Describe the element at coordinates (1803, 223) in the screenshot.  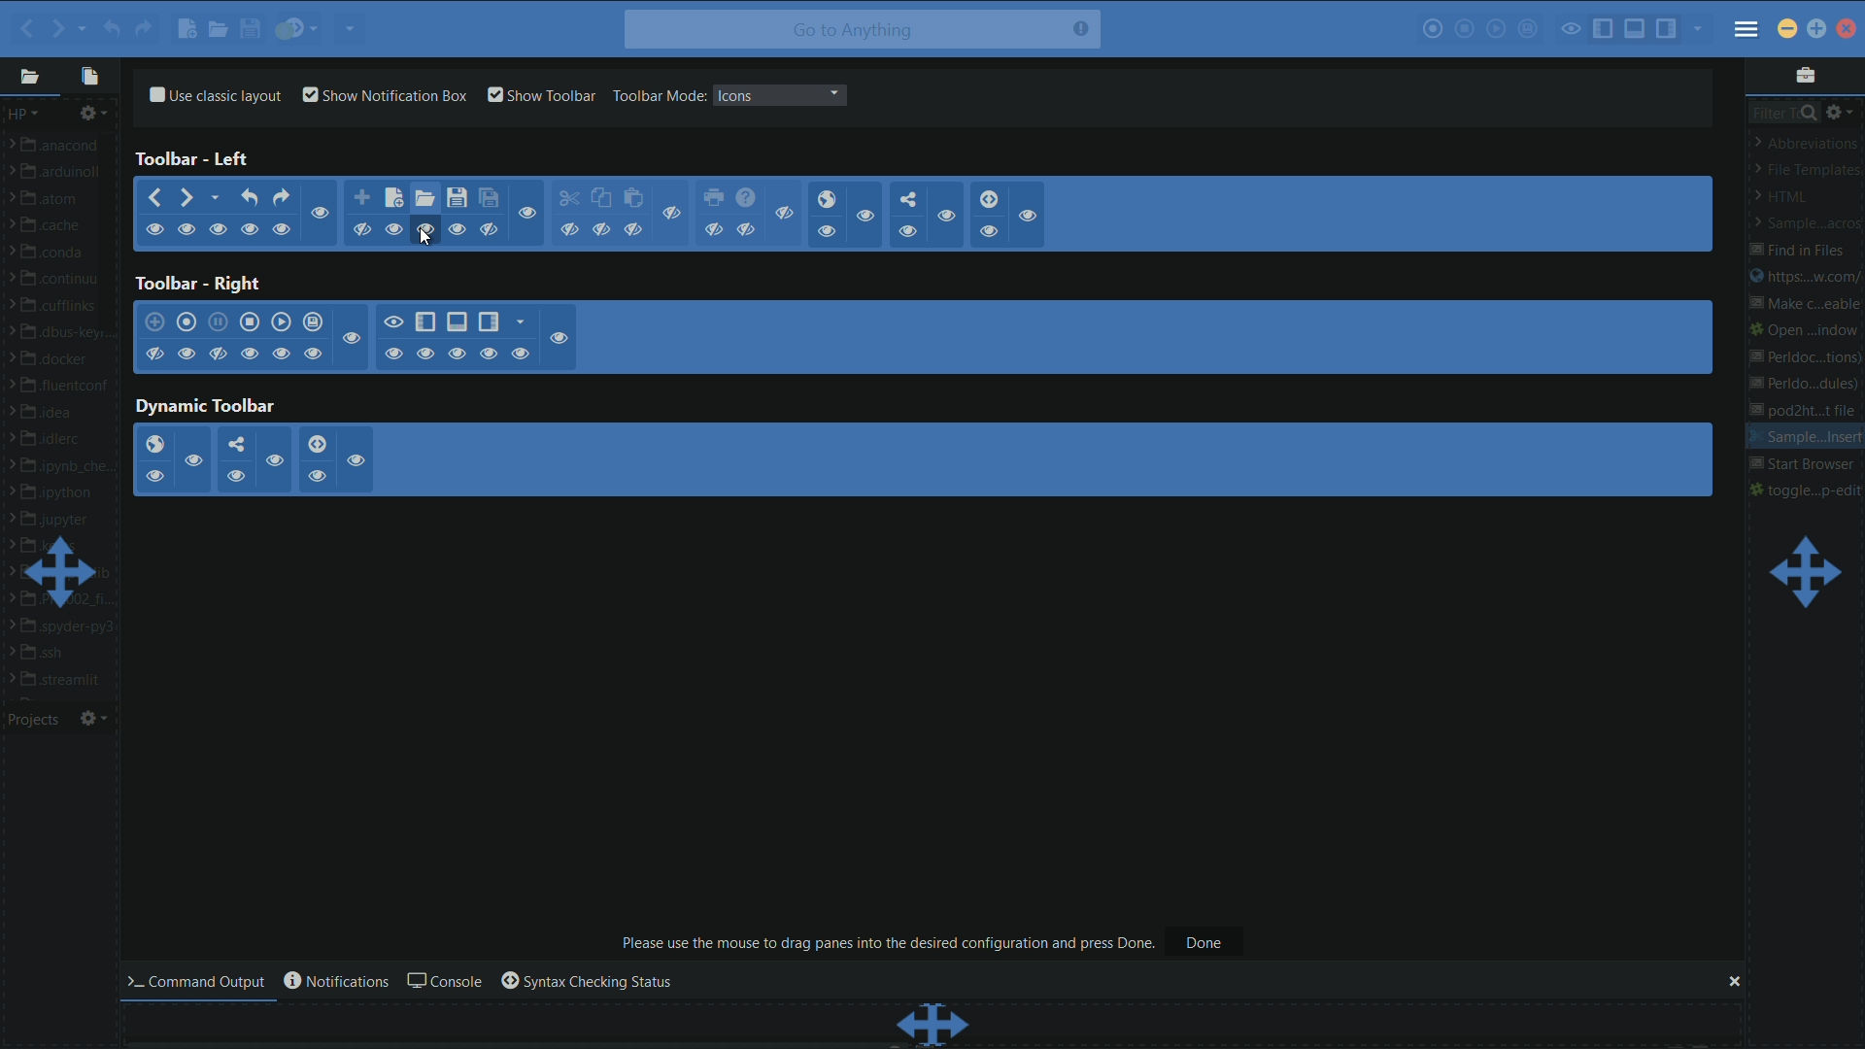
I see `sample ...across` at that location.